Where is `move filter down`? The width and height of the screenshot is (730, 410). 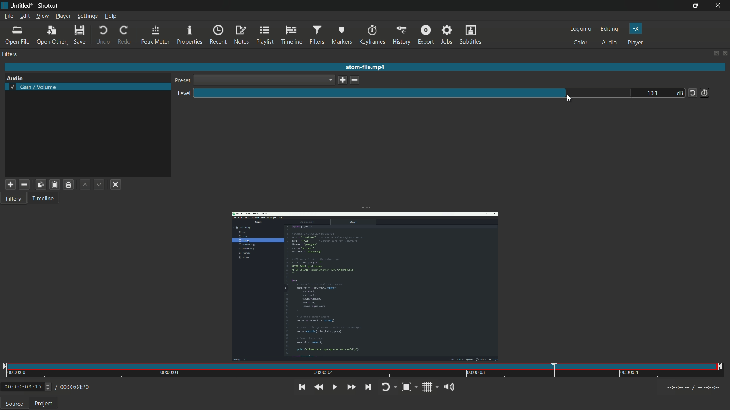
move filter down is located at coordinates (100, 184).